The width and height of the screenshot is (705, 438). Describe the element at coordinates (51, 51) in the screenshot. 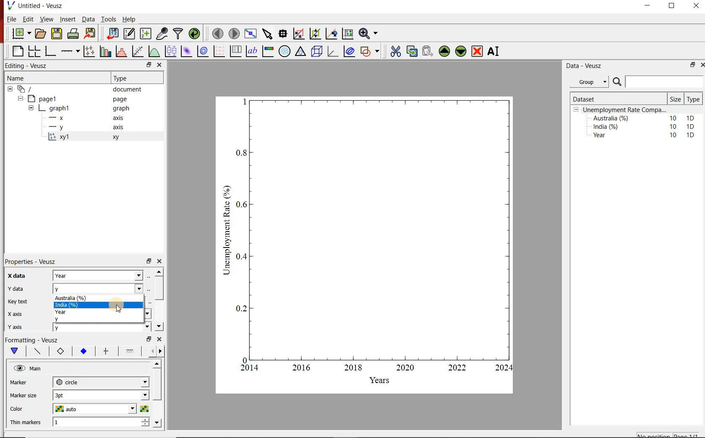

I see `base graphs` at that location.